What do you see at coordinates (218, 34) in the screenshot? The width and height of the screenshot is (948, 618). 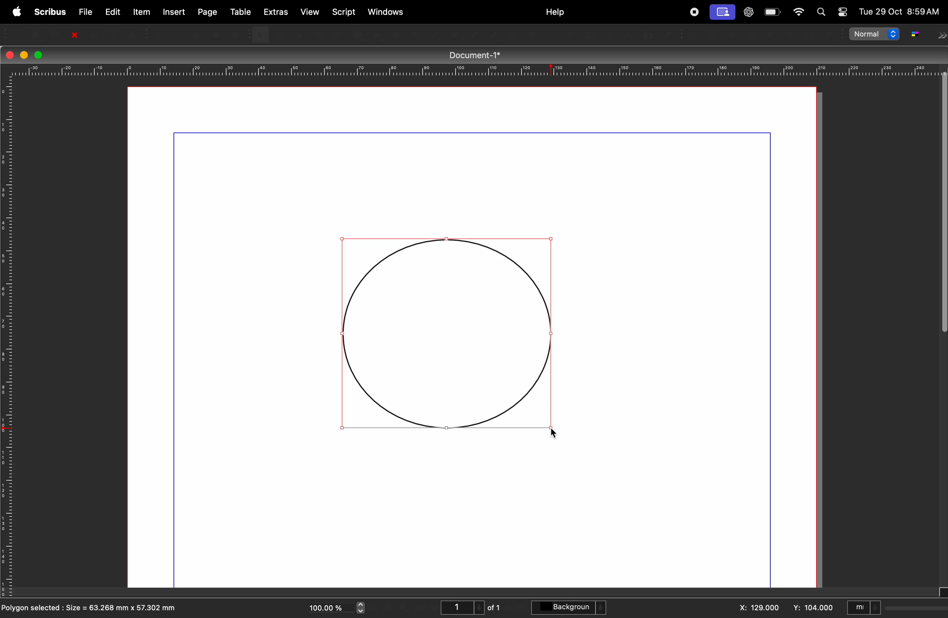 I see `Copy` at bounding box center [218, 34].